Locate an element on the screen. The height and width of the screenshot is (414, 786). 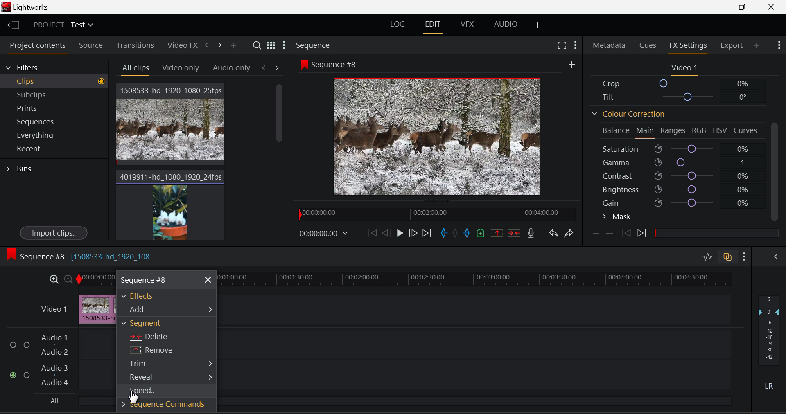
AUDIO is located at coordinates (505, 25).